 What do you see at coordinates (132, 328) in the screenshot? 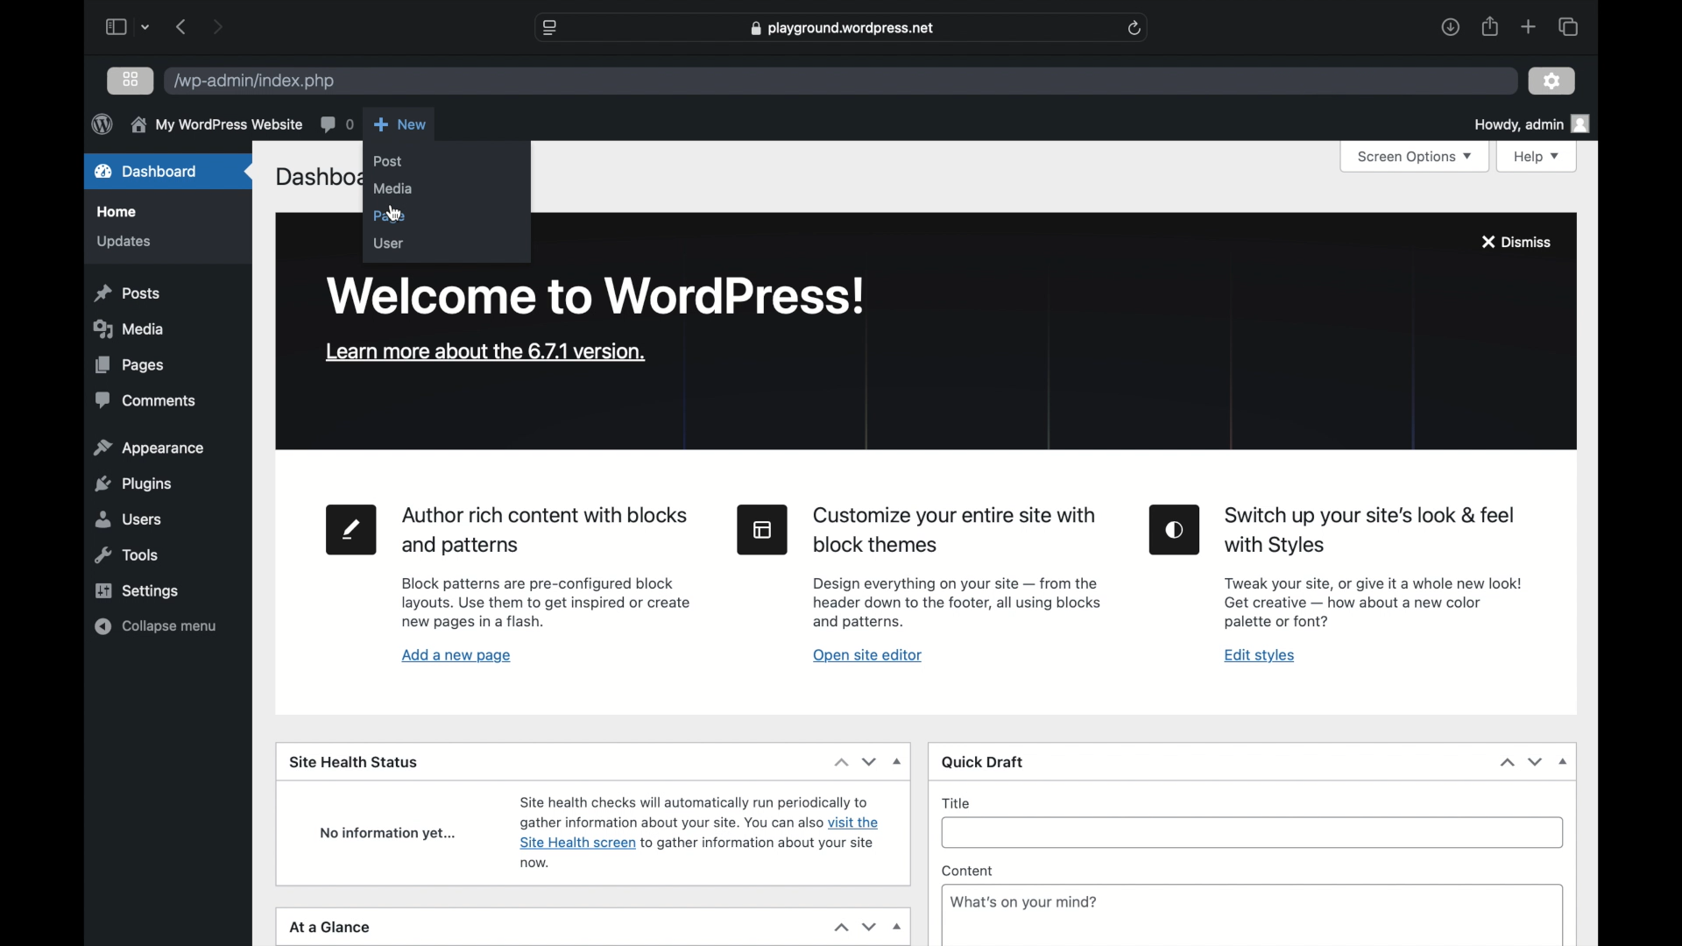
I see `media` at bounding box center [132, 328].